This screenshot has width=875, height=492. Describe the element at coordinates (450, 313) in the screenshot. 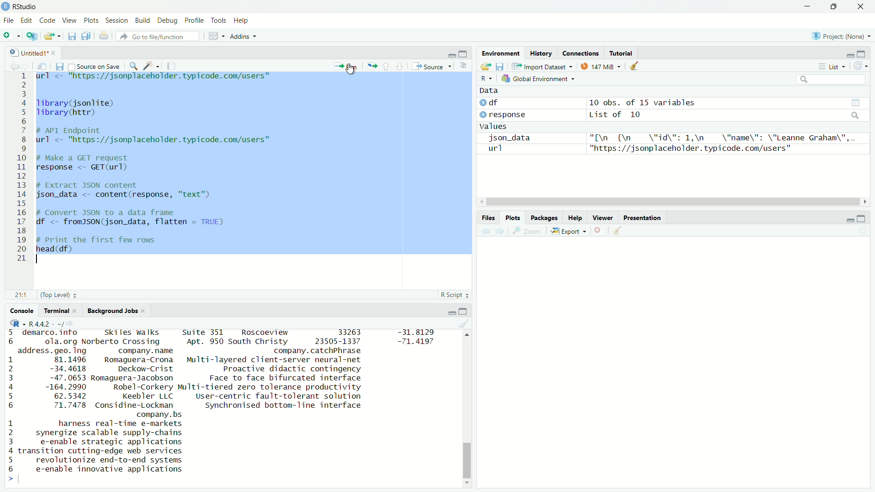

I see `Minimize` at that location.